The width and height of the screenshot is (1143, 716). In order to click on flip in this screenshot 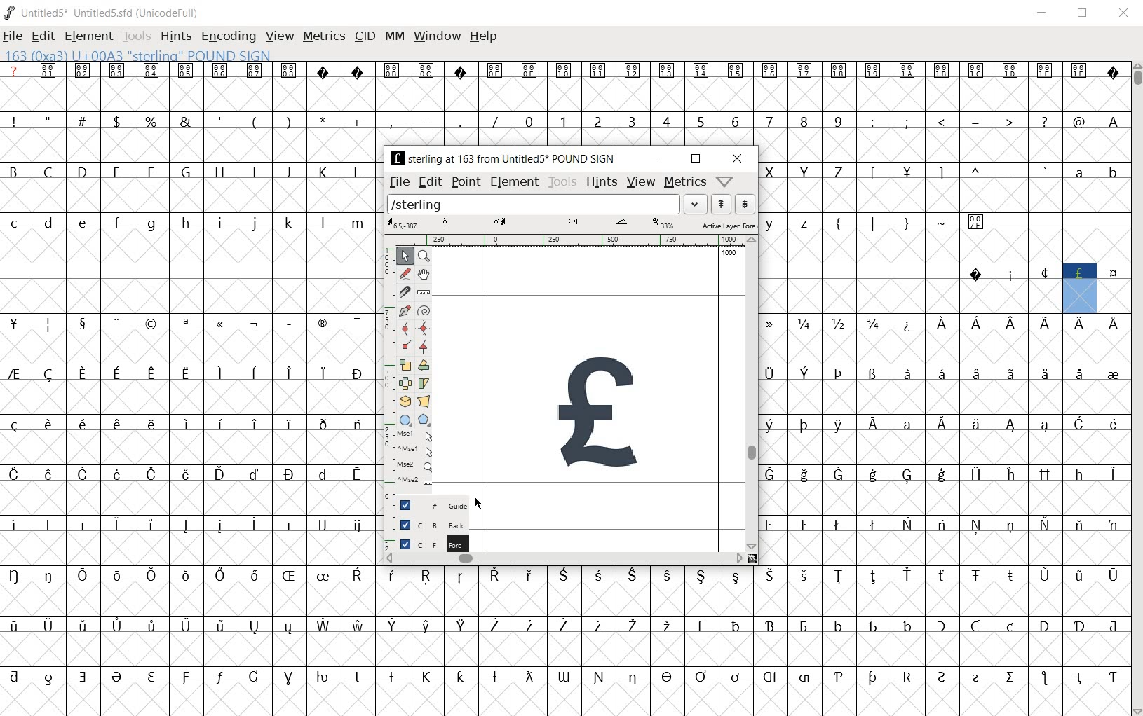, I will do `click(405, 381)`.